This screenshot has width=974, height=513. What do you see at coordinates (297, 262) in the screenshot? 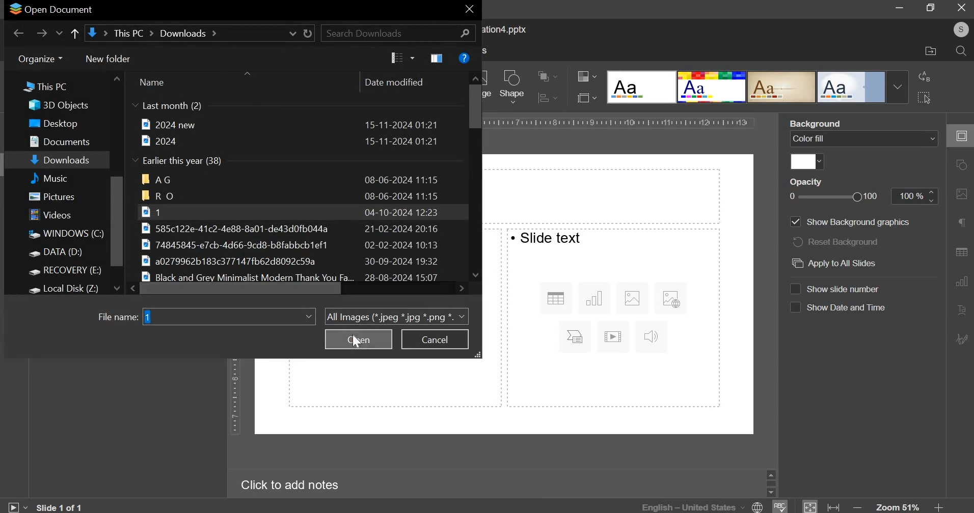
I see `image file` at bounding box center [297, 262].